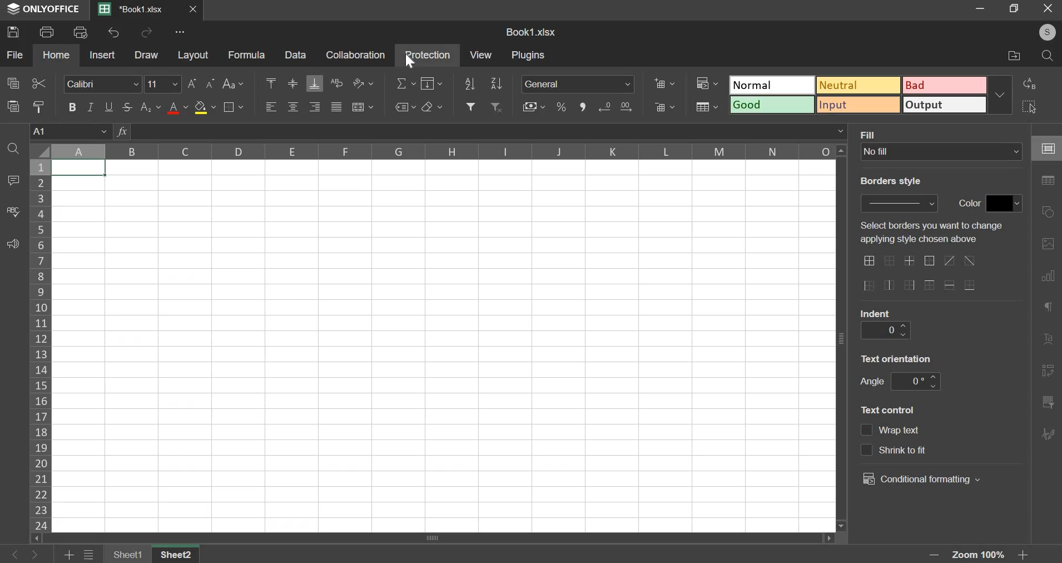 This screenshot has height=563, width=1062. I want to click on color, so click(967, 204).